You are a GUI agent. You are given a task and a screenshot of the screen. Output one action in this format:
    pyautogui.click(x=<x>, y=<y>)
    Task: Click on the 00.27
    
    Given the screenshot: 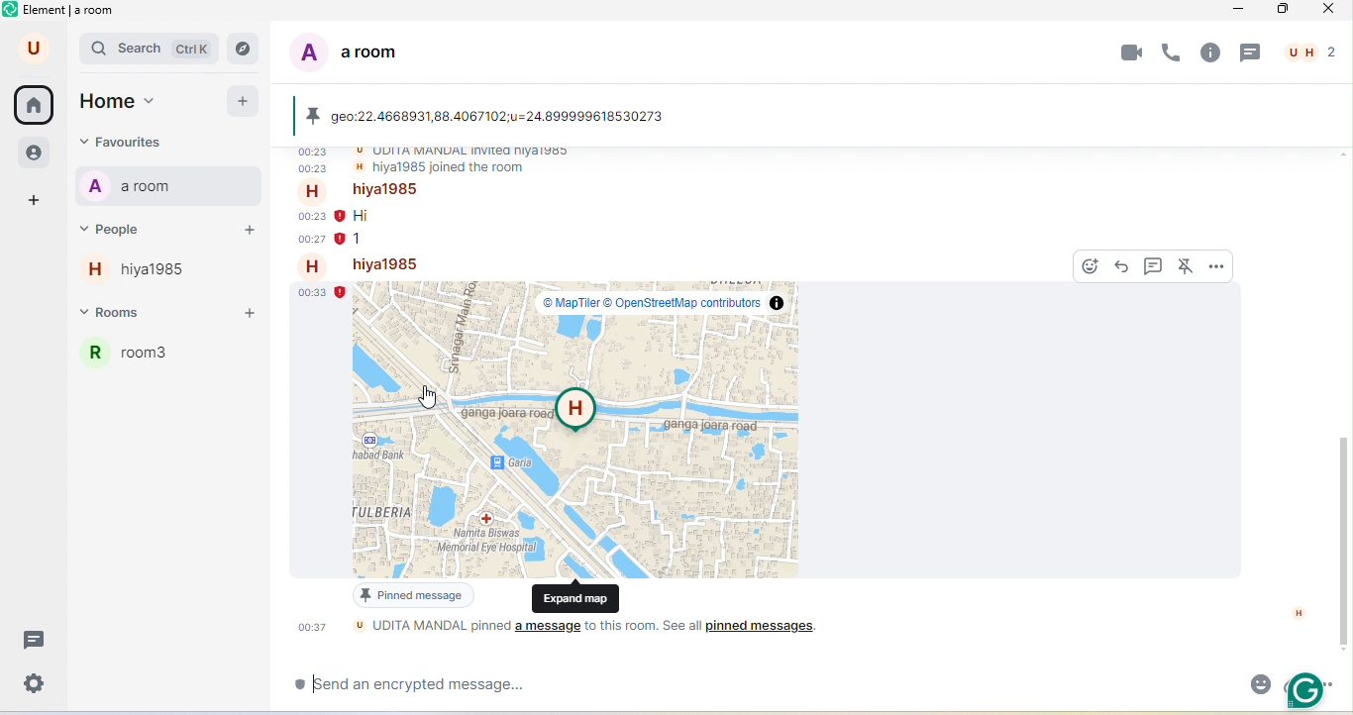 What is the action you would take?
    pyautogui.click(x=310, y=241)
    